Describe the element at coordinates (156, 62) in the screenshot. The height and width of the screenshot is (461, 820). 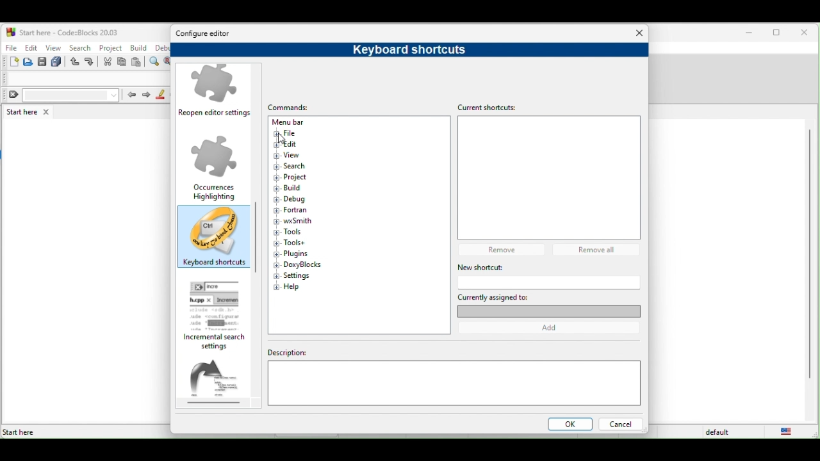
I see `find ` at that location.